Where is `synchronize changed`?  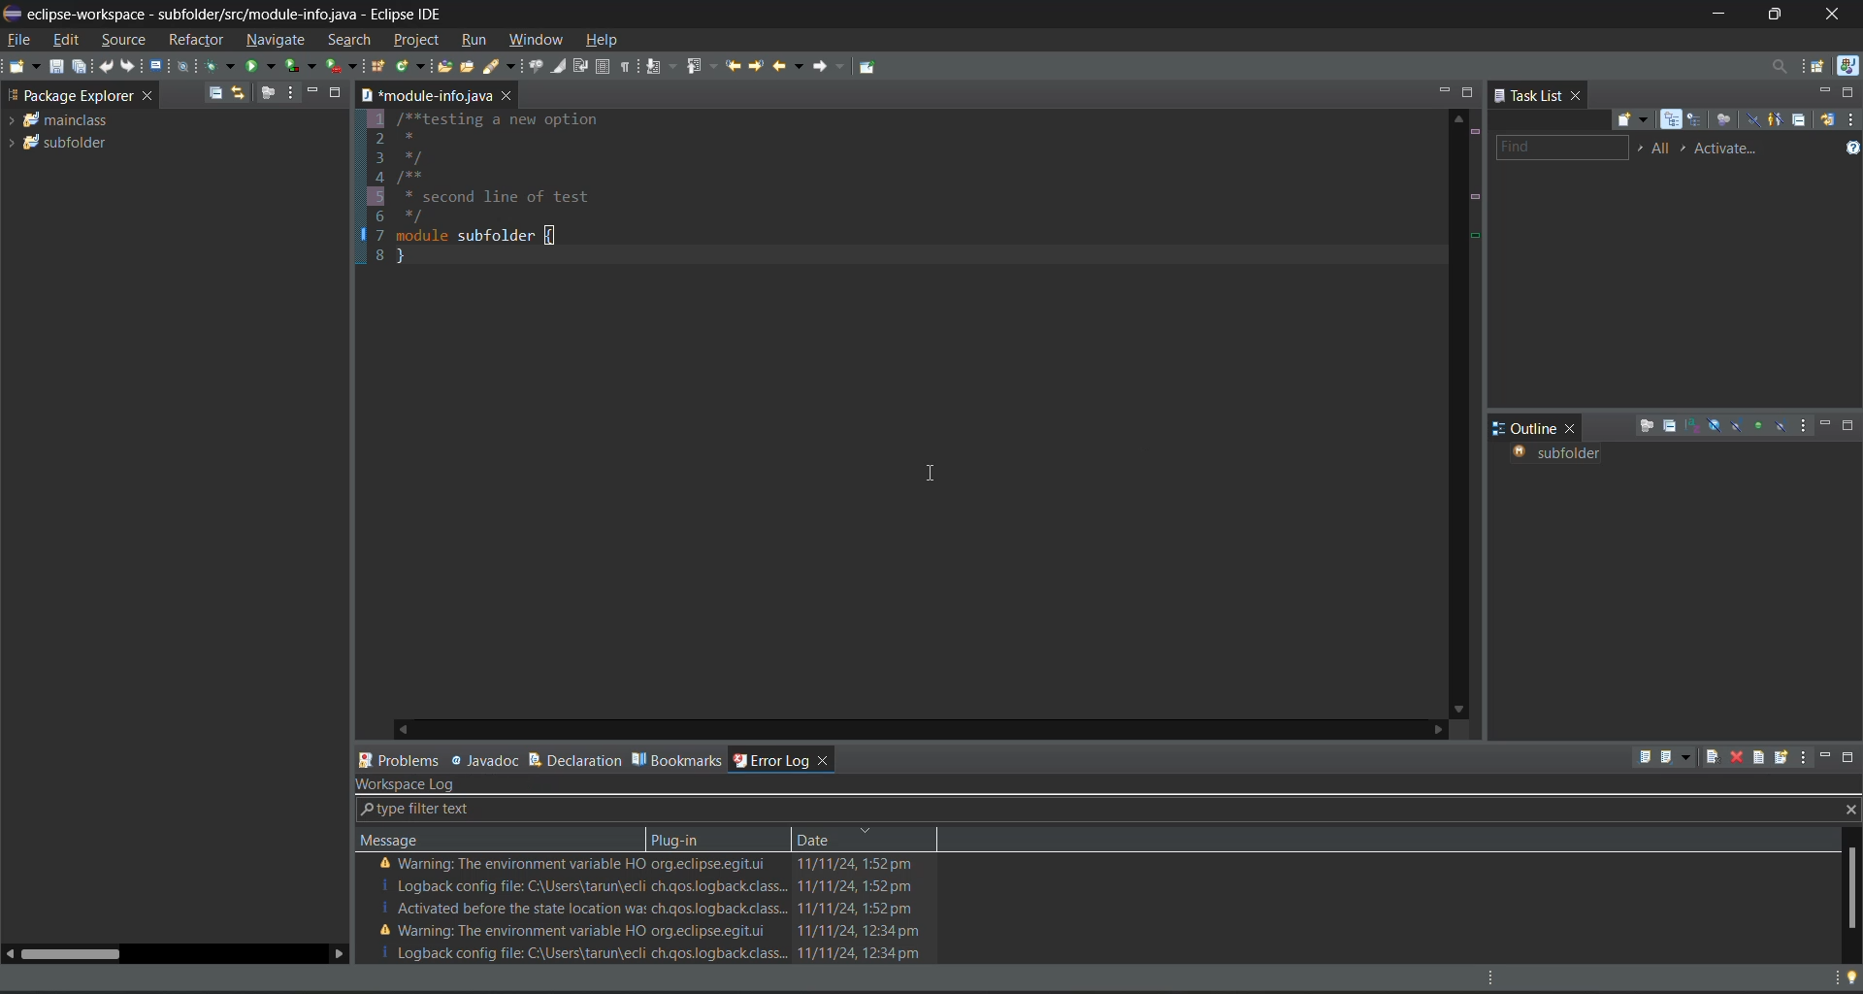 synchronize changed is located at coordinates (1829, 120).